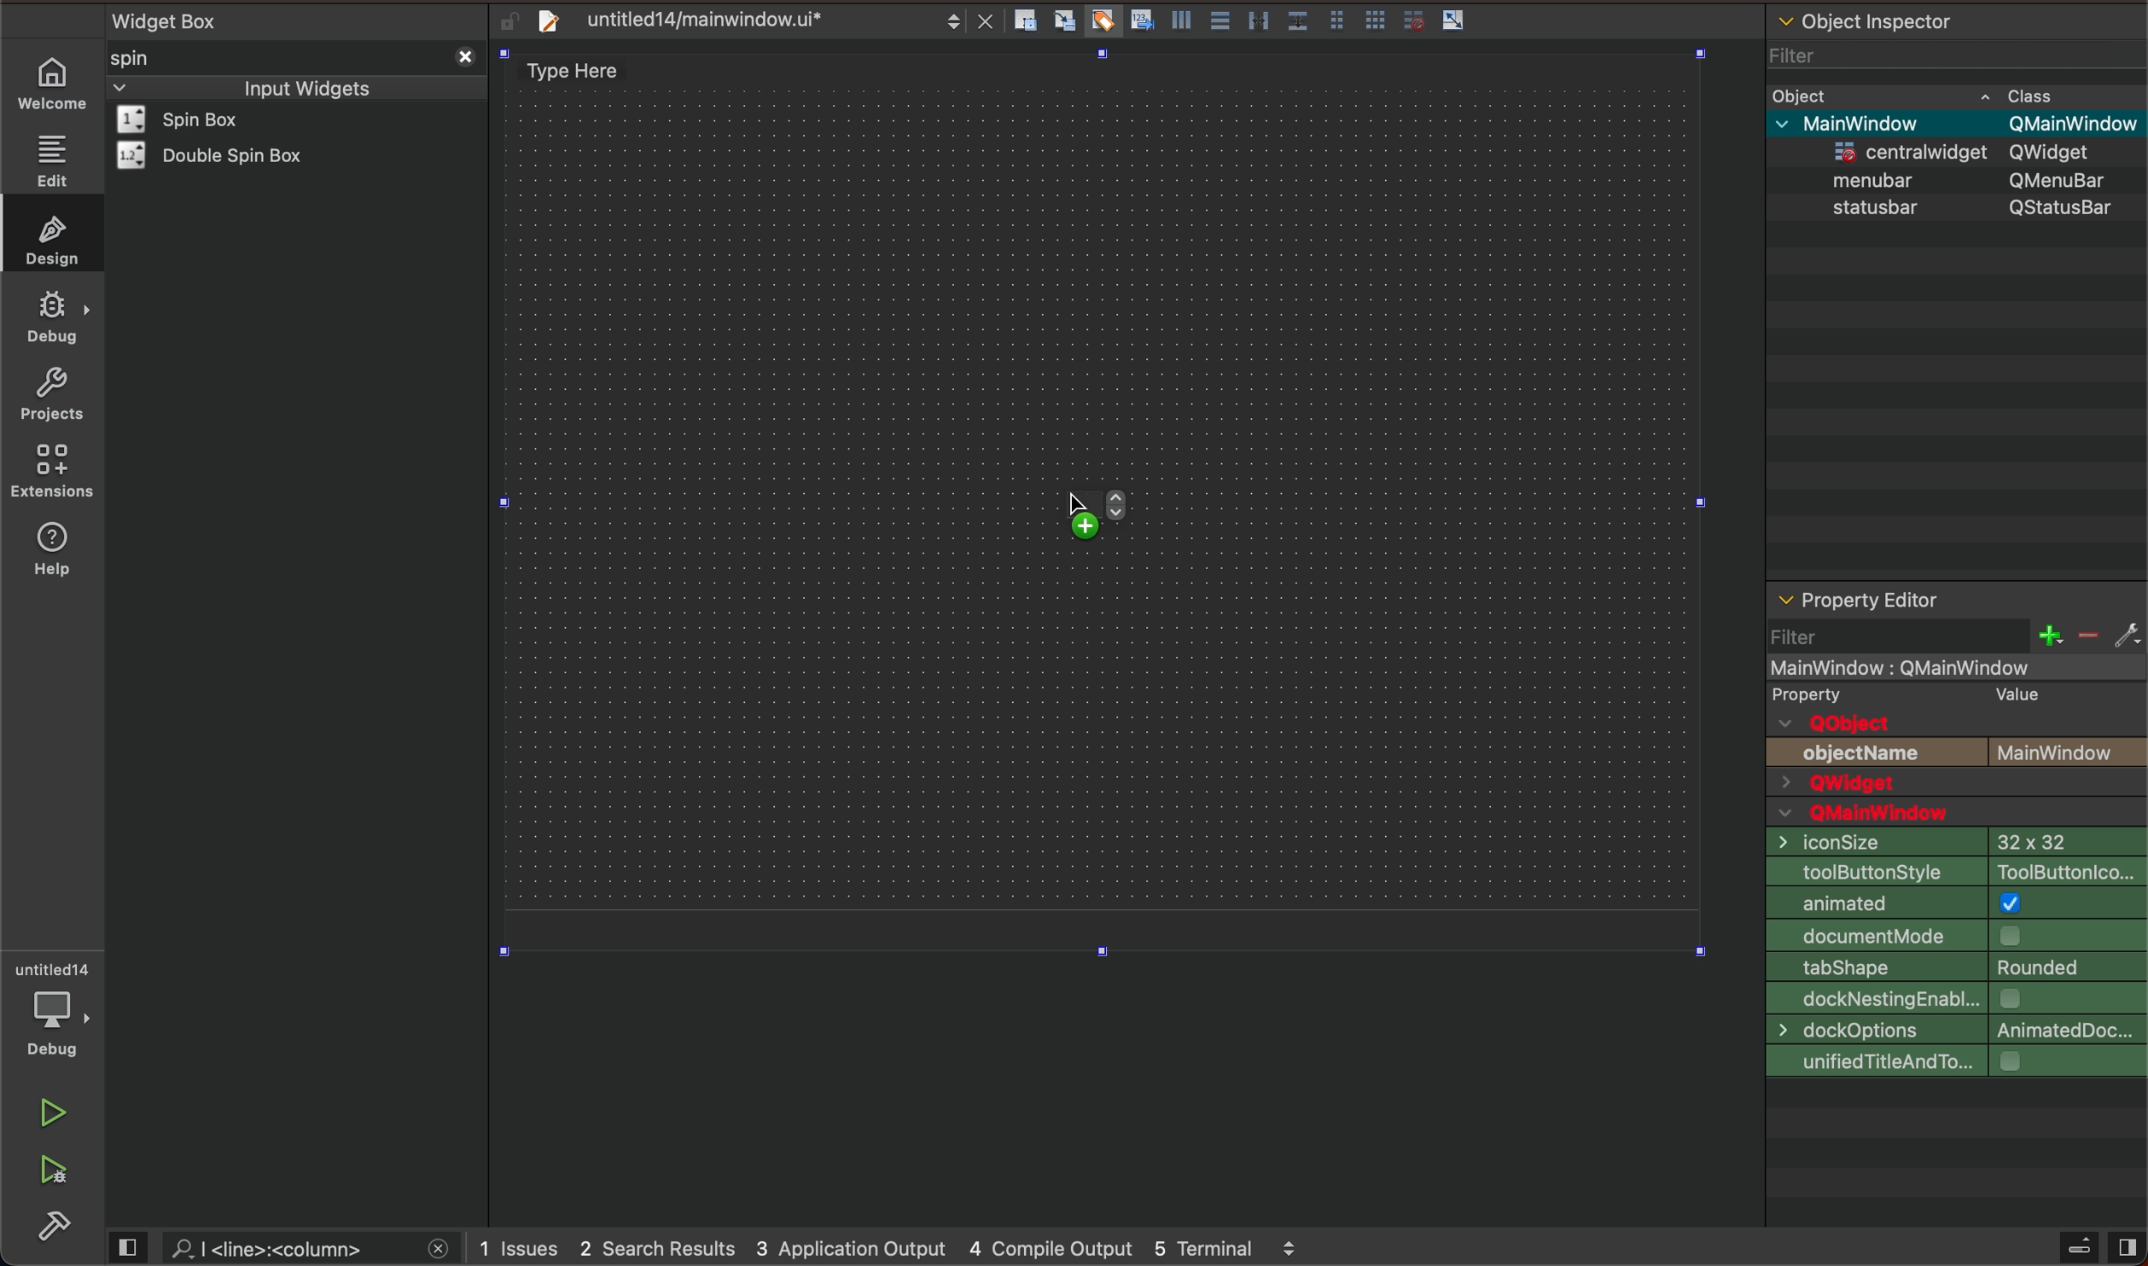 Image resolution: width=2148 pixels, height=1266 pixels. Describe the element at coordinates (1881, 177) in the screenshot. I see `` at that location.